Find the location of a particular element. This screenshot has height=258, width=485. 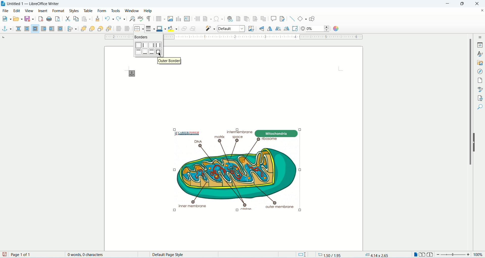

page 1 of 1 is located at coordinates (35, 254).